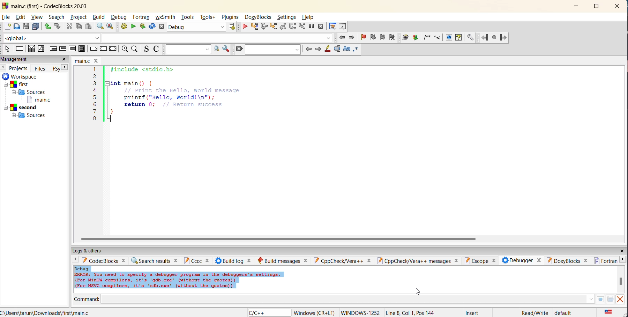 The image size is (628, 317). Describe the element at coordinates (192, 27) in the screenshot. I see `Debug` at that location.